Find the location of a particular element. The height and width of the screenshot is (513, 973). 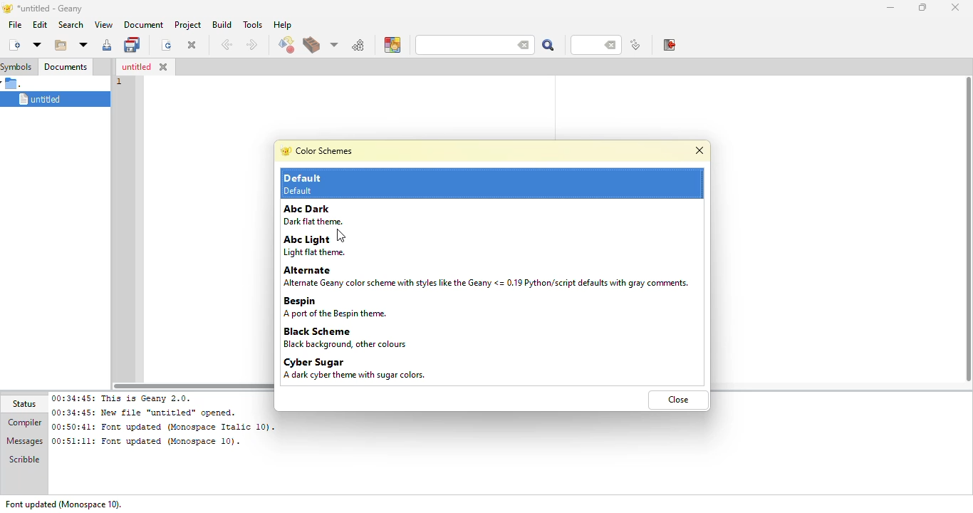

tools is located at coordinates (253, 24).